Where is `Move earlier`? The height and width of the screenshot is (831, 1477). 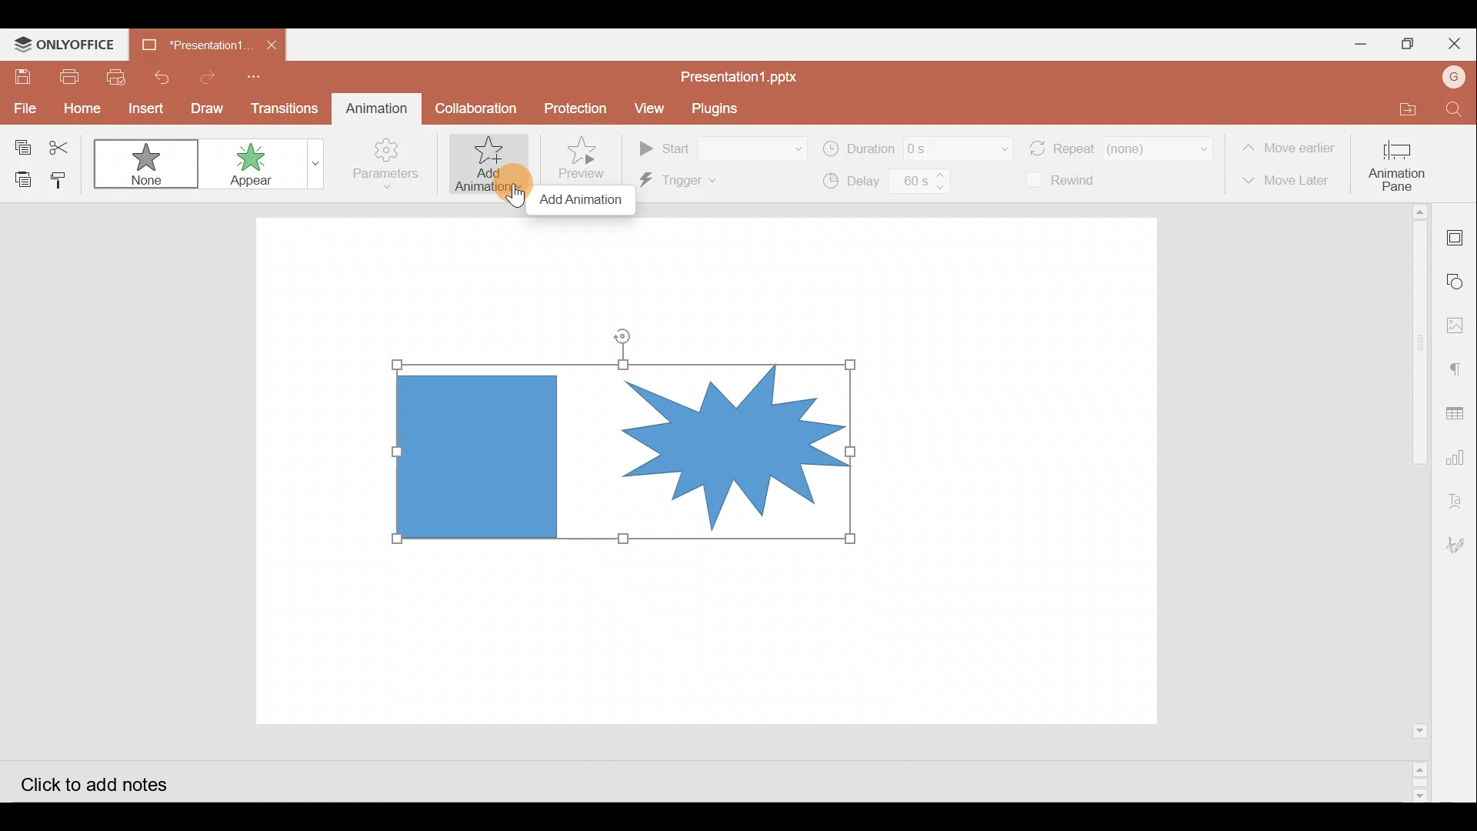
Move earlier is located at coordinates (1292, 149).